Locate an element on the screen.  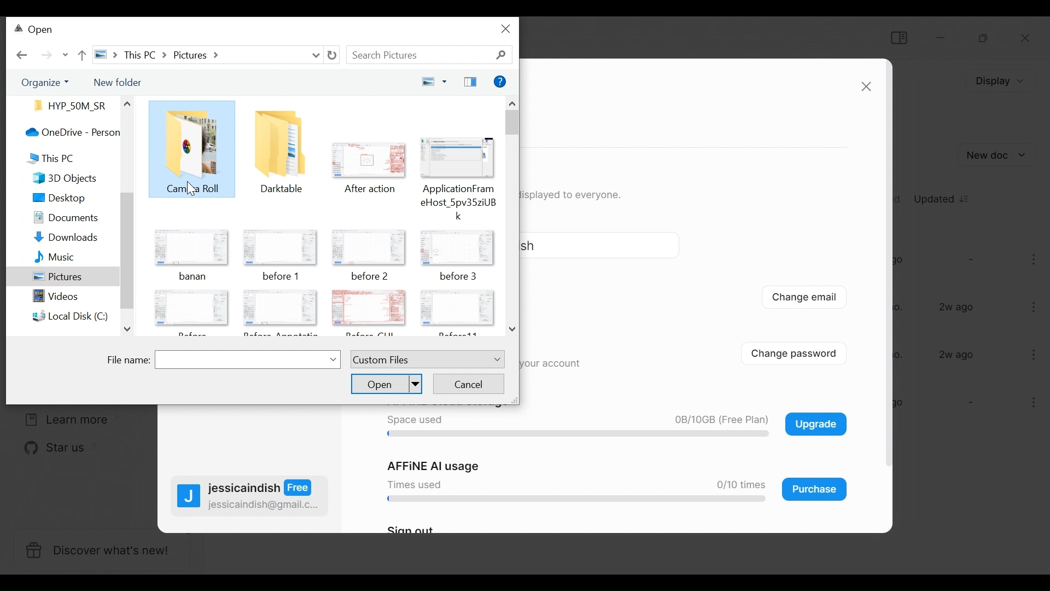
banan is located at coordinates (195, 277).